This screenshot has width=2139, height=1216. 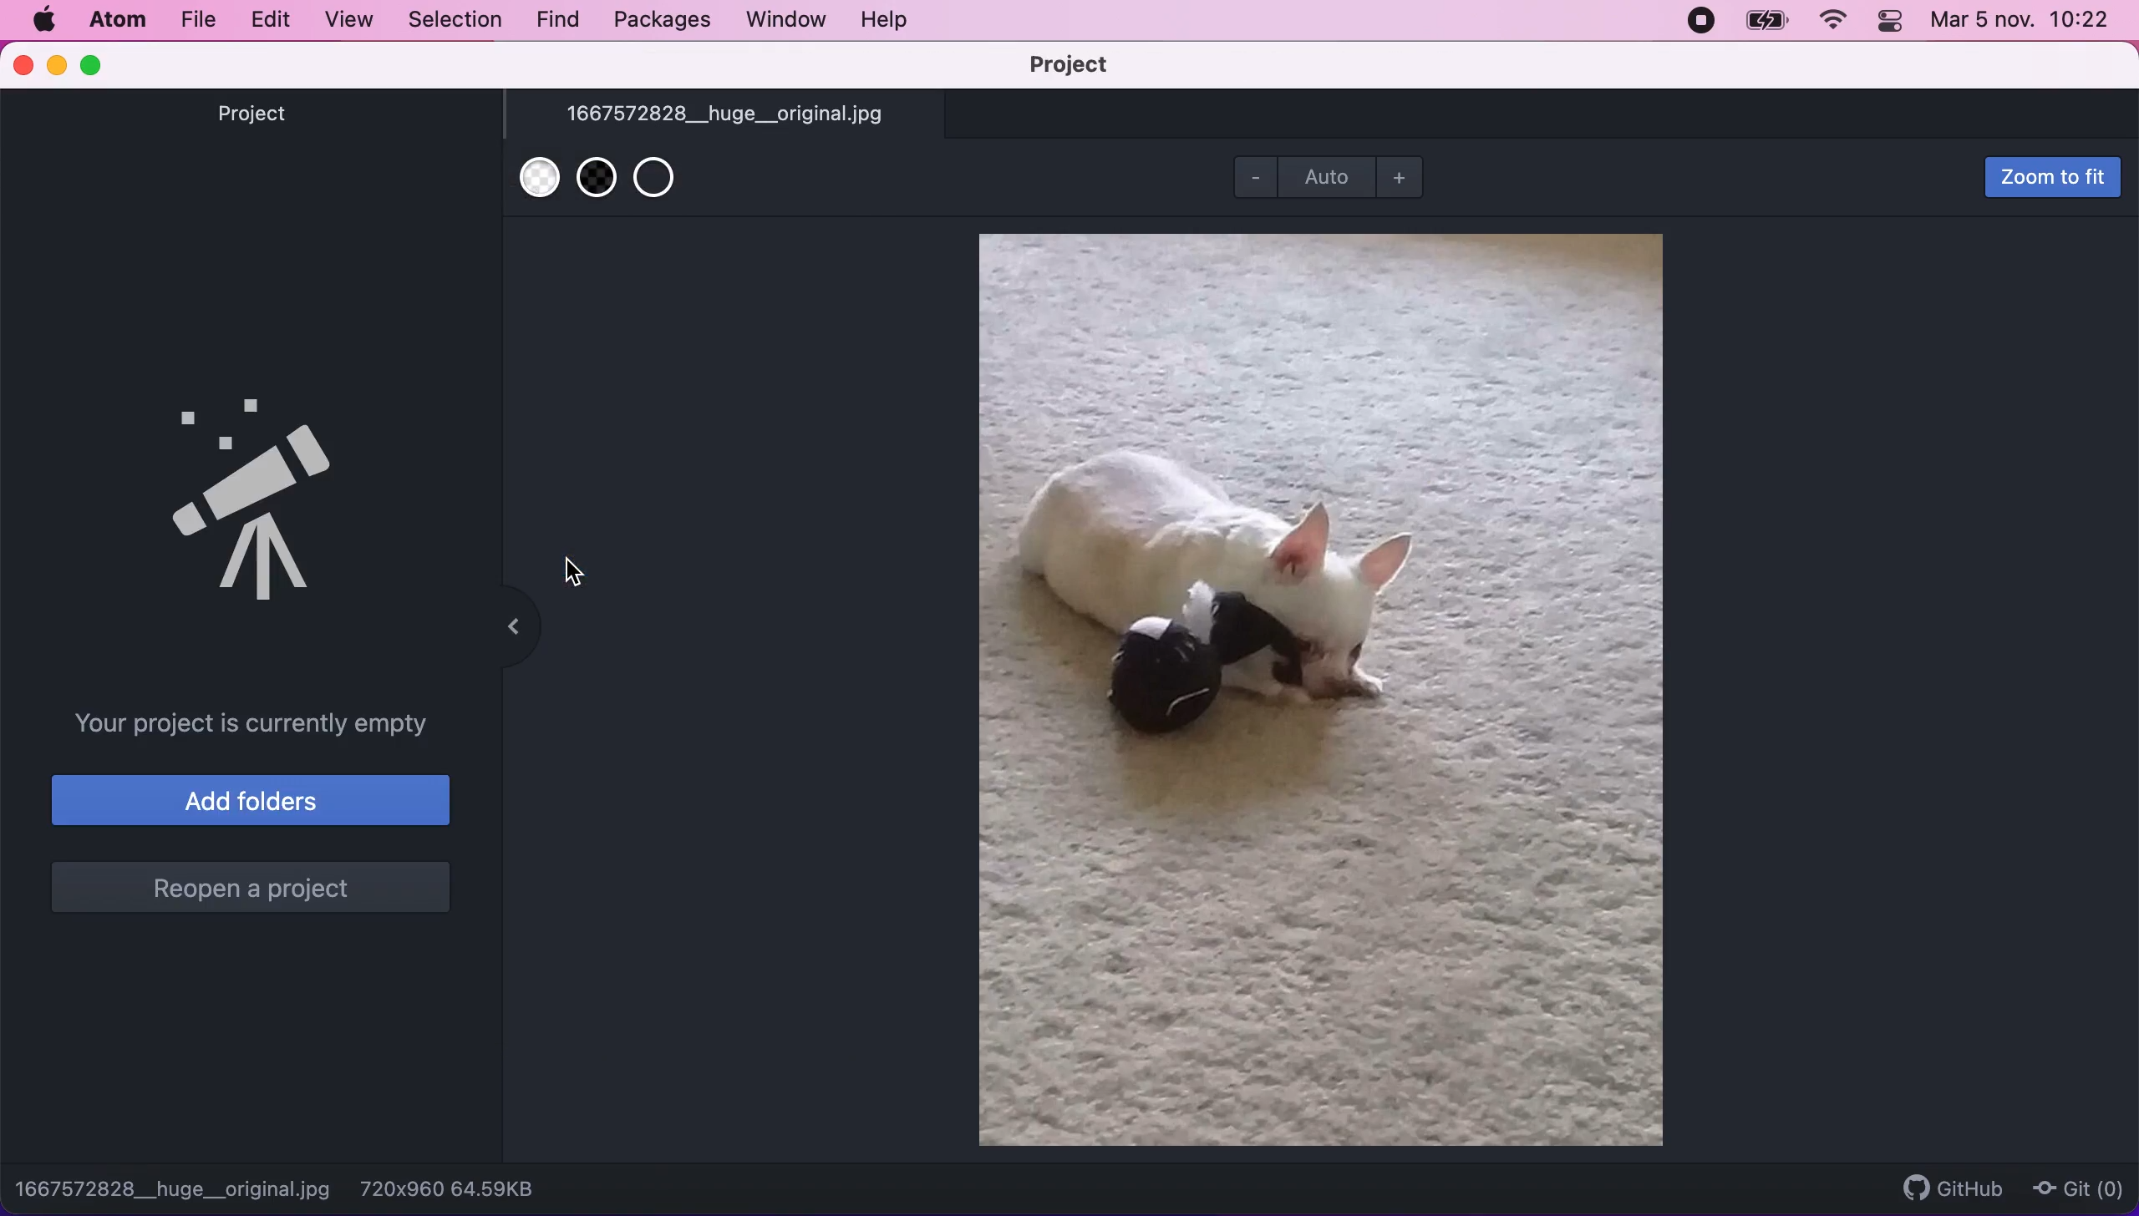 I want to click on 1667572828__huge__original.jpg, so click(x=725, y=114).